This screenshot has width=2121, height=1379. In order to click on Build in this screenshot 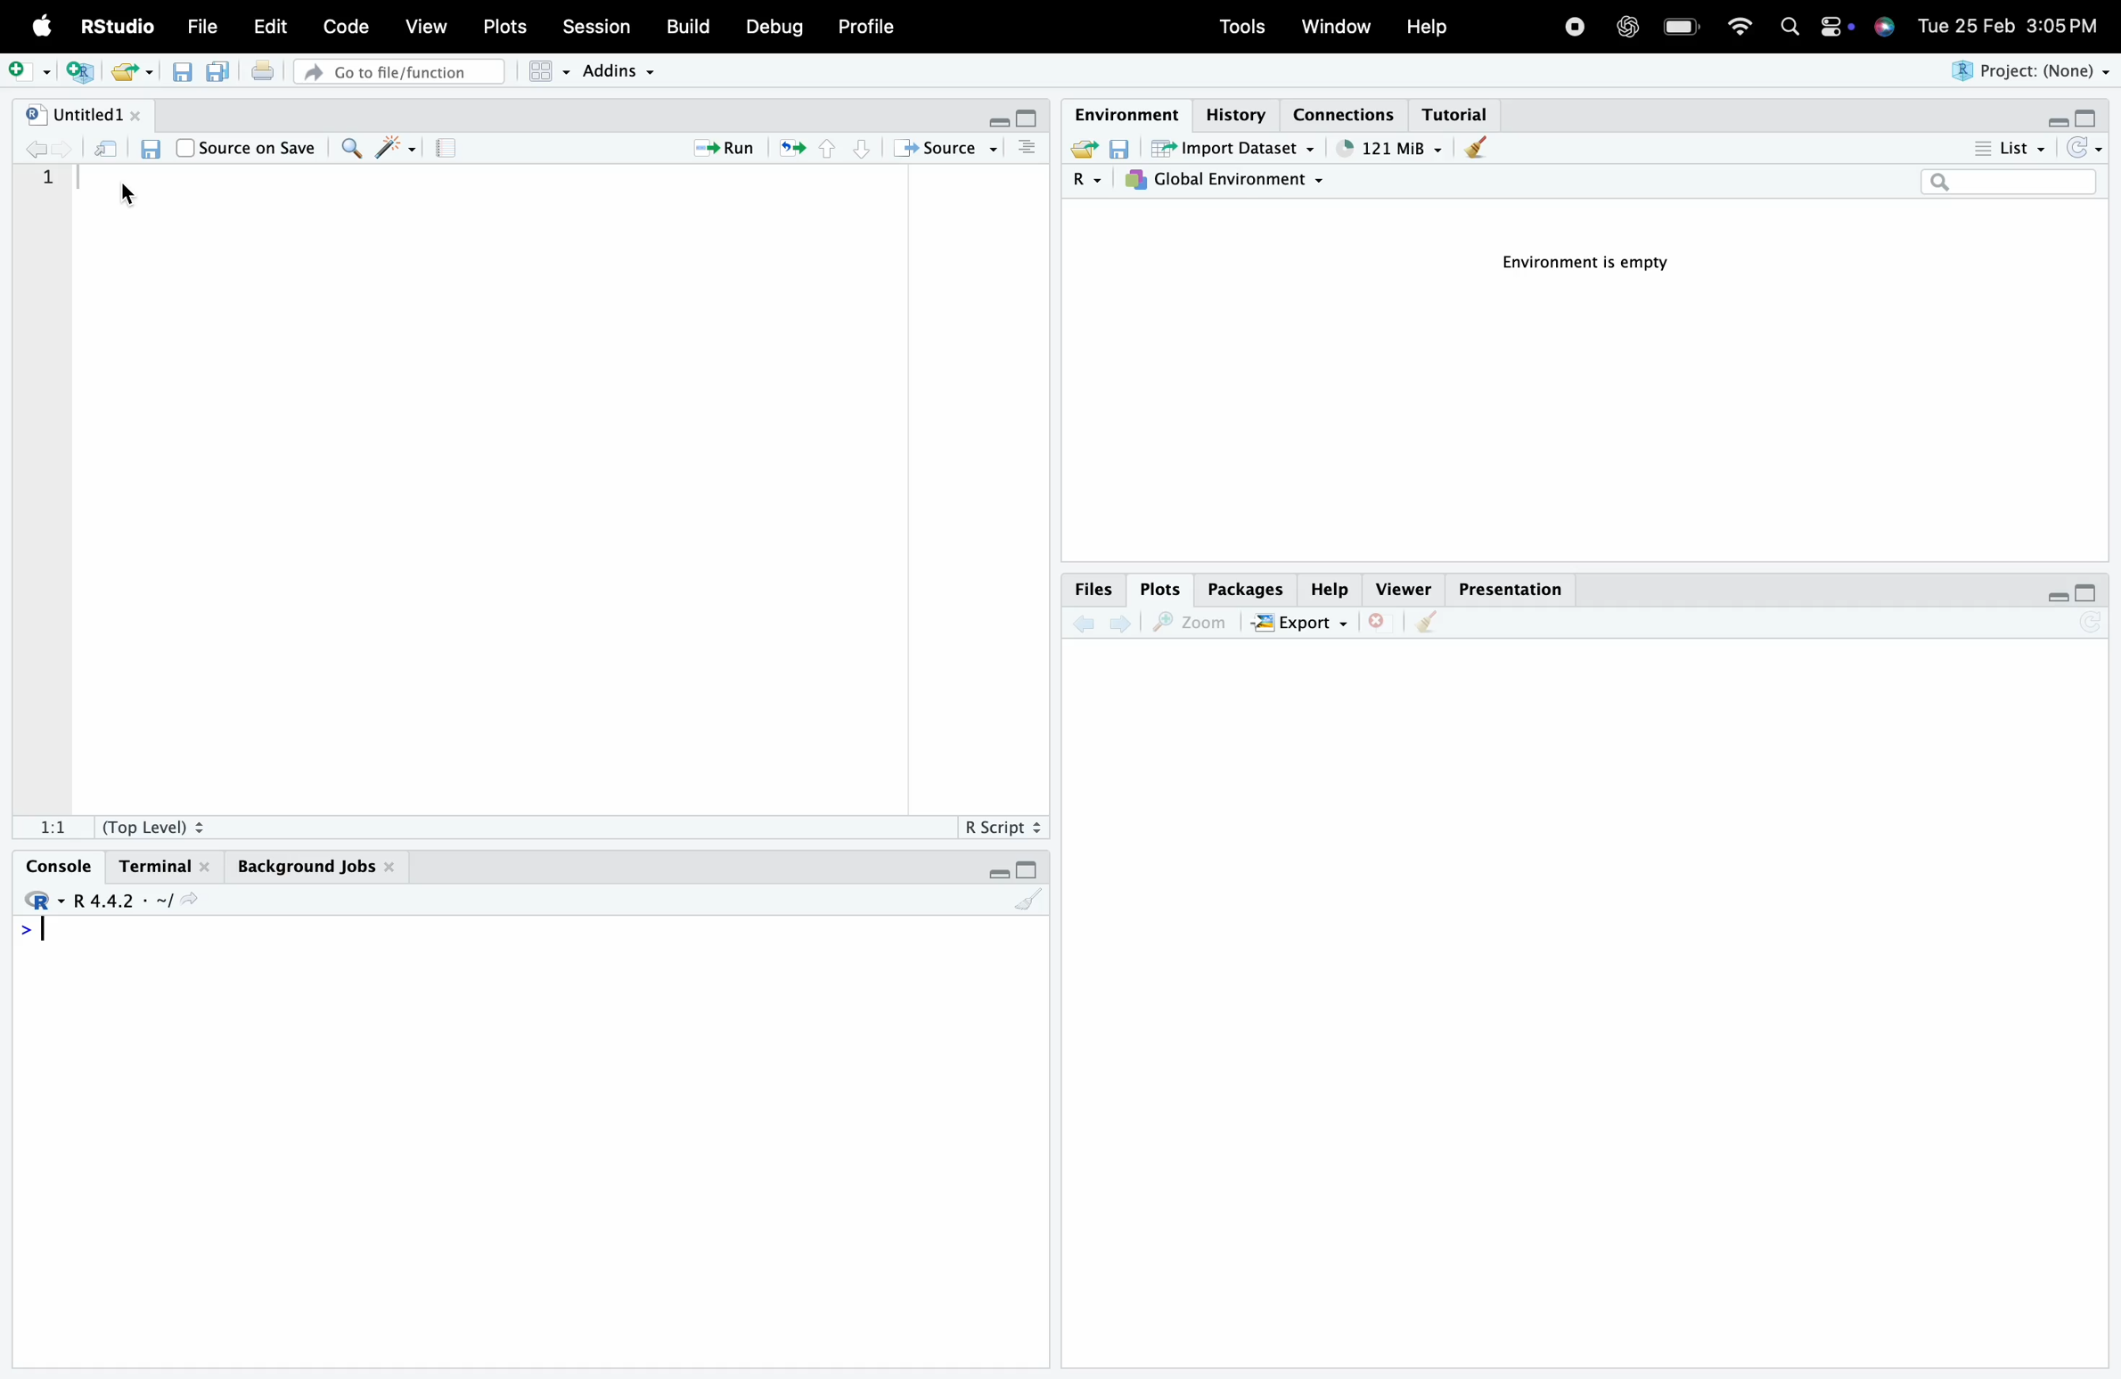, I will do `click(687, 28)`.